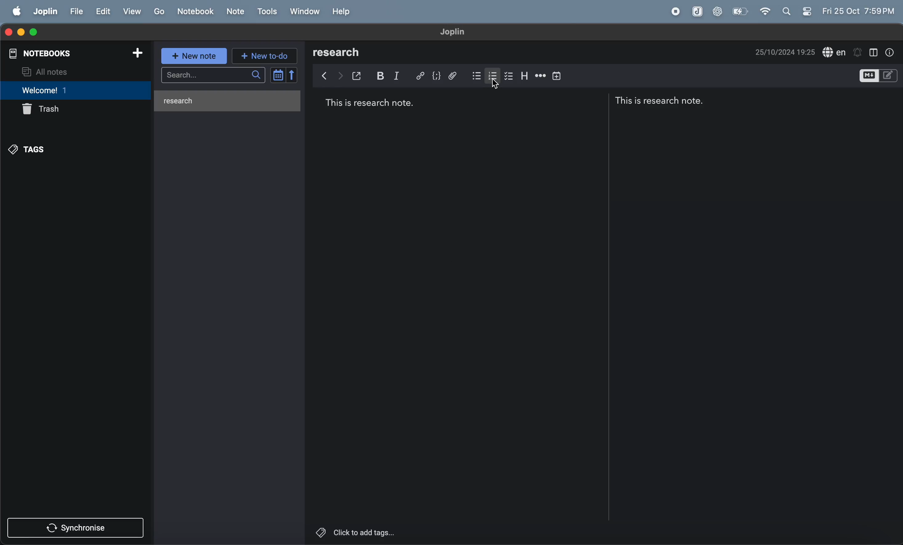 The image size is (903, 545). What do you see at coordinates (835, 53) in the screenshot?
I see `spell check` at bounding box center [835, 53].